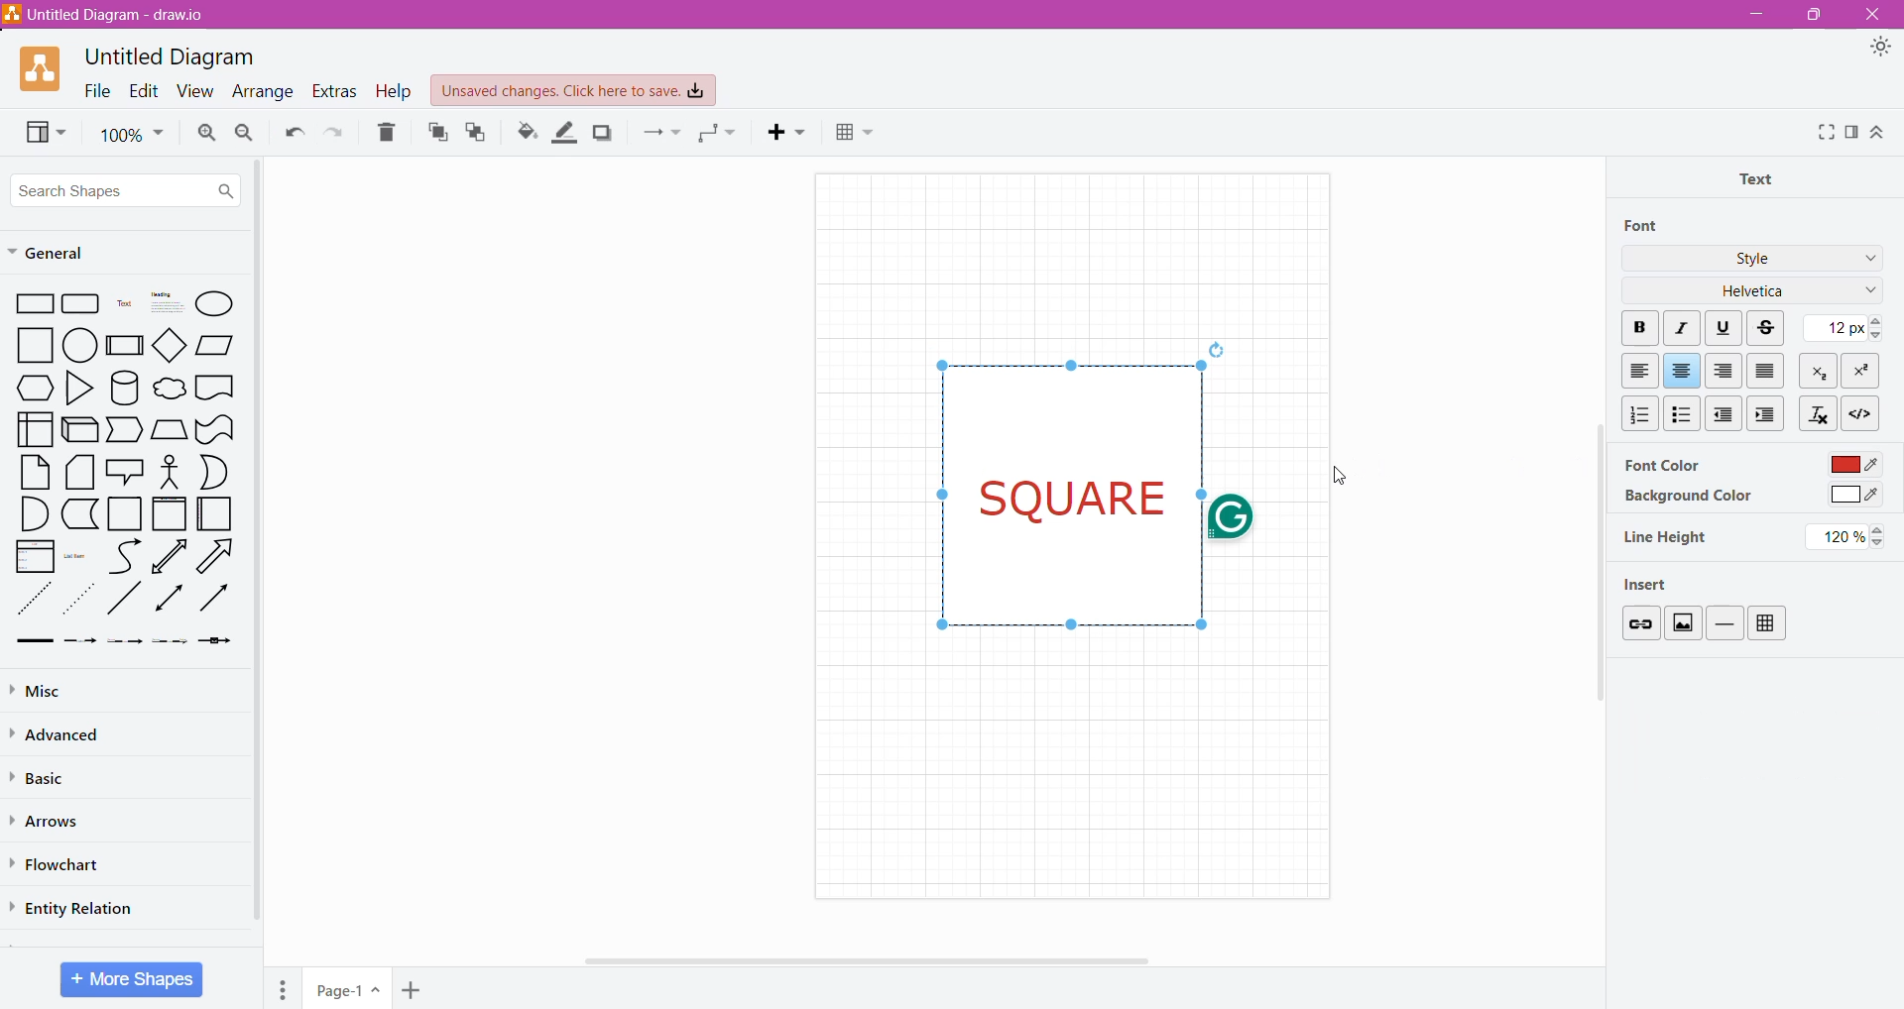 Image resolution: width=1904 pixels, height=1009 pixels. I want to click on Vertical Scroll Bar, so click(1593, 597).